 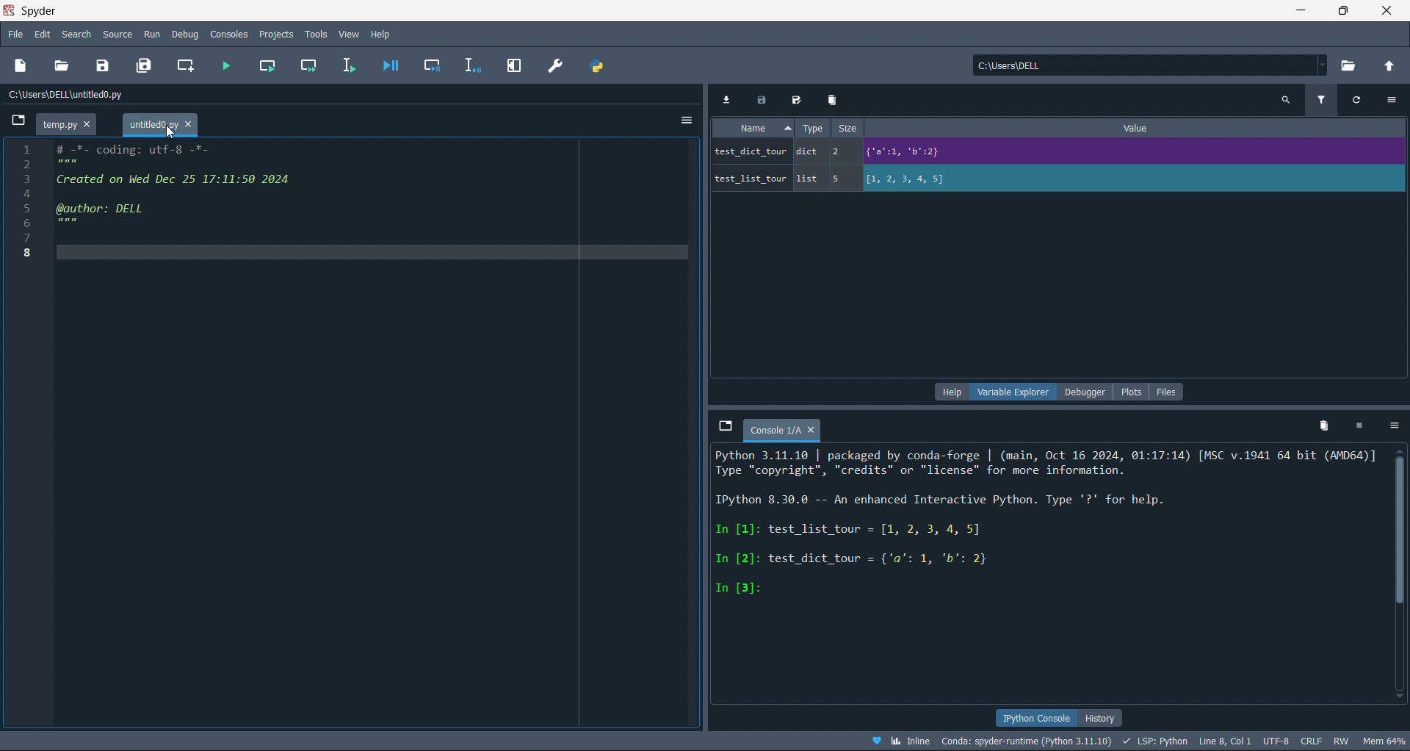 I want to click on minimiize, so click(x=1298, y=11).